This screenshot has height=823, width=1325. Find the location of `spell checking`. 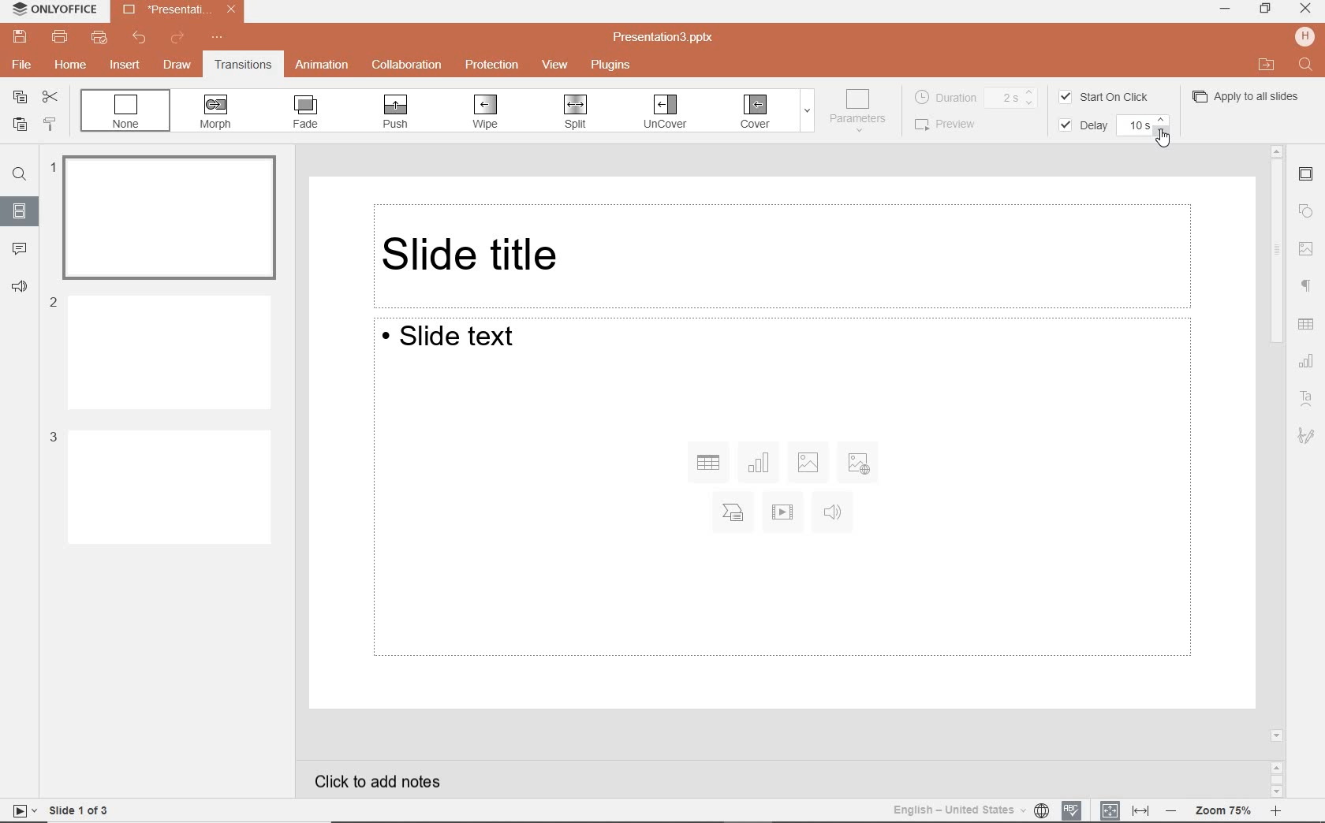

spell checking is located at coordinates (1071, 810).